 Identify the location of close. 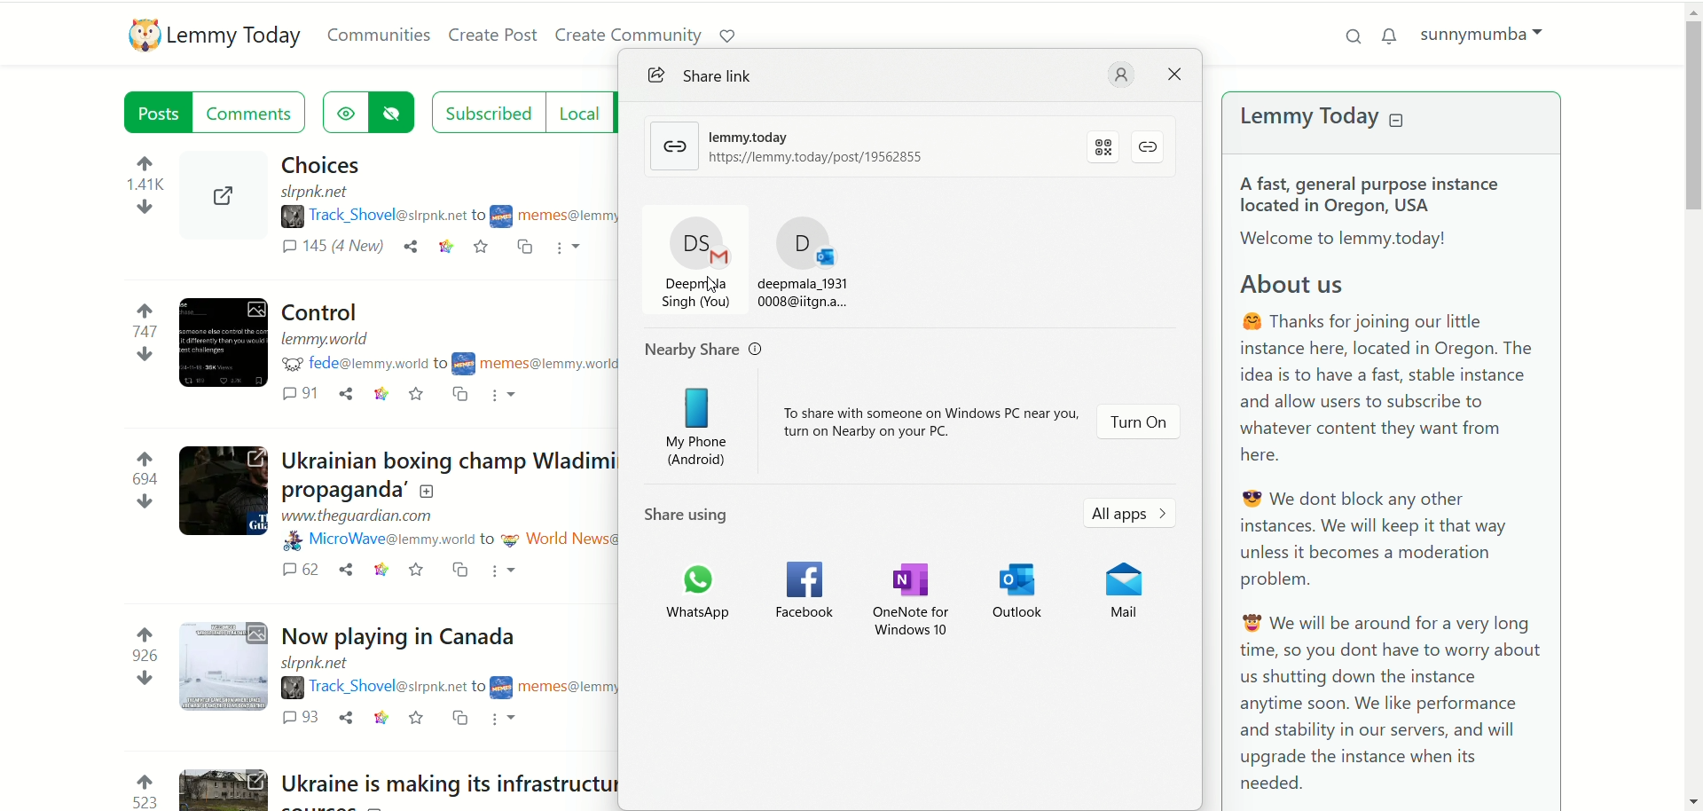
(1179, 75).